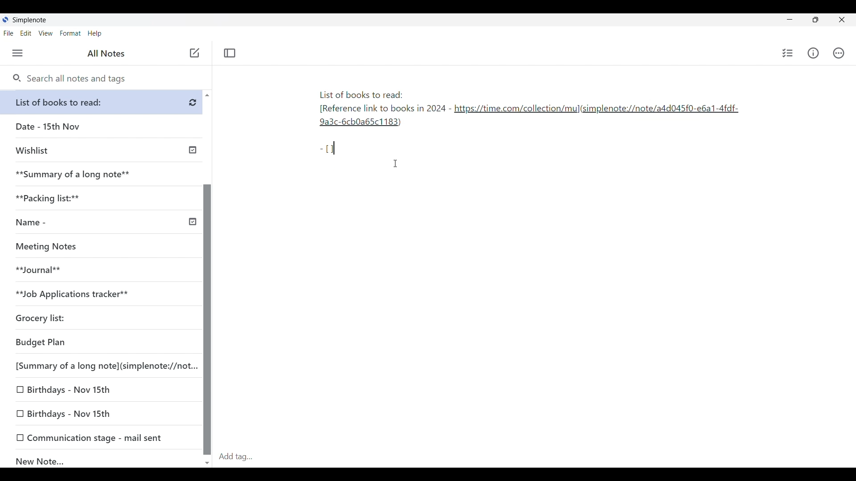 The width and height of the screenshot is (856, 481). I want to click on All Notes, so click(105, 53).